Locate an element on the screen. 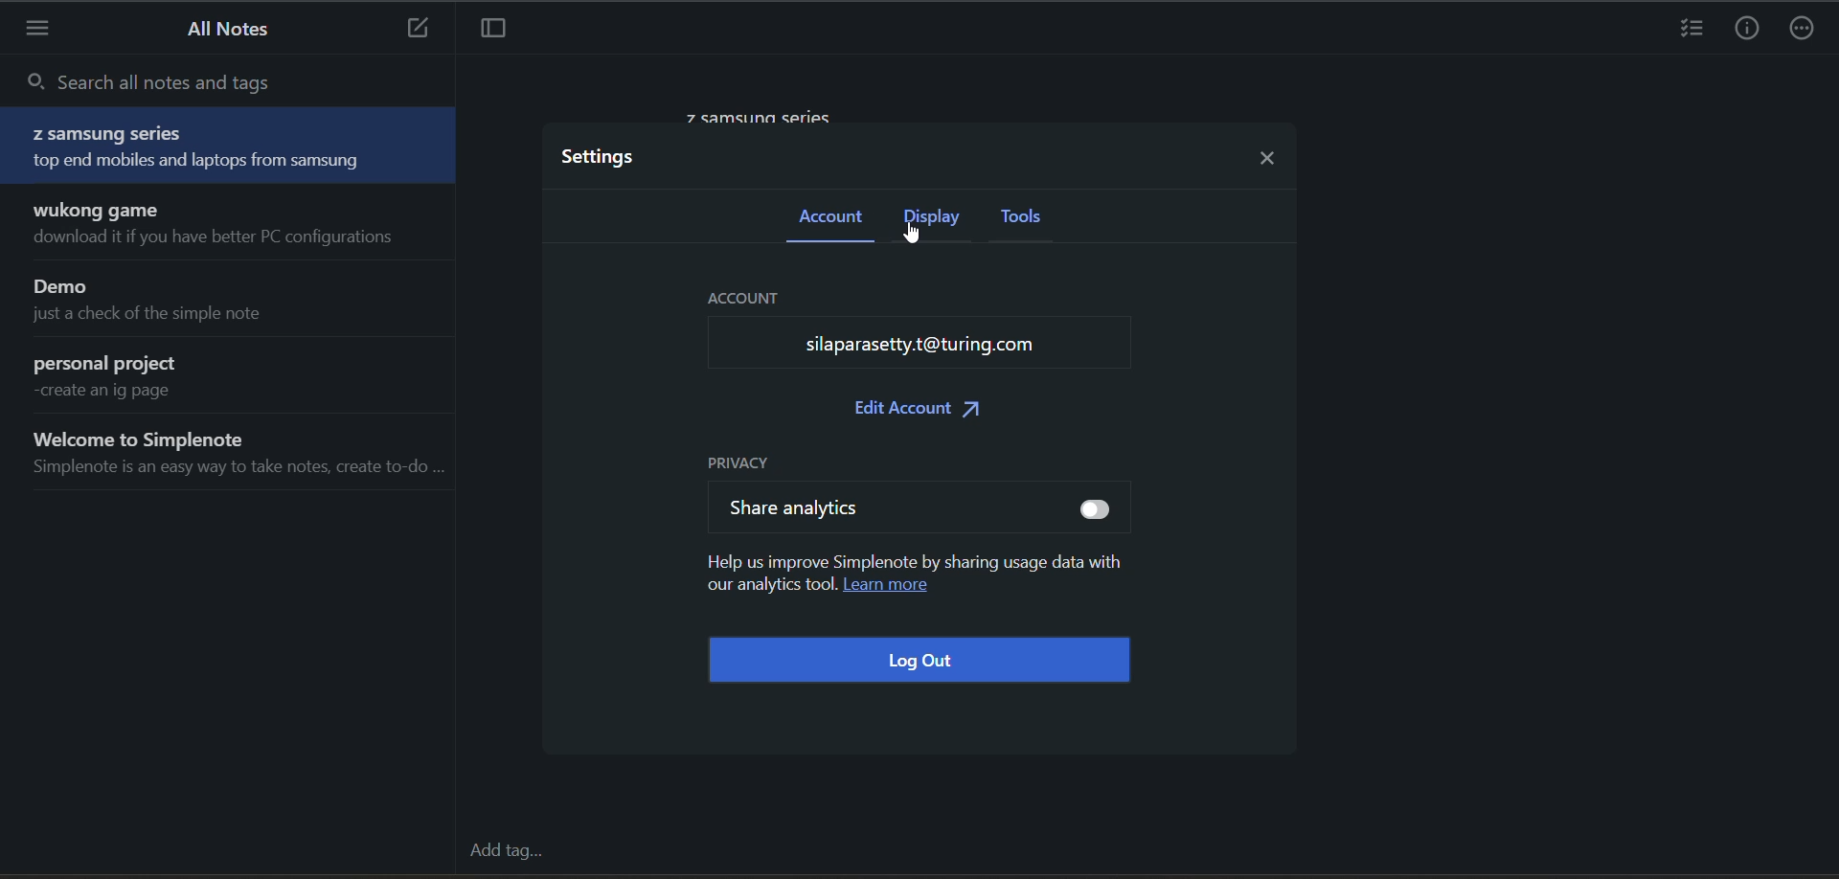 The width and height of the screenshot is (1839, 879). settings is located at coordinates (607, 158).